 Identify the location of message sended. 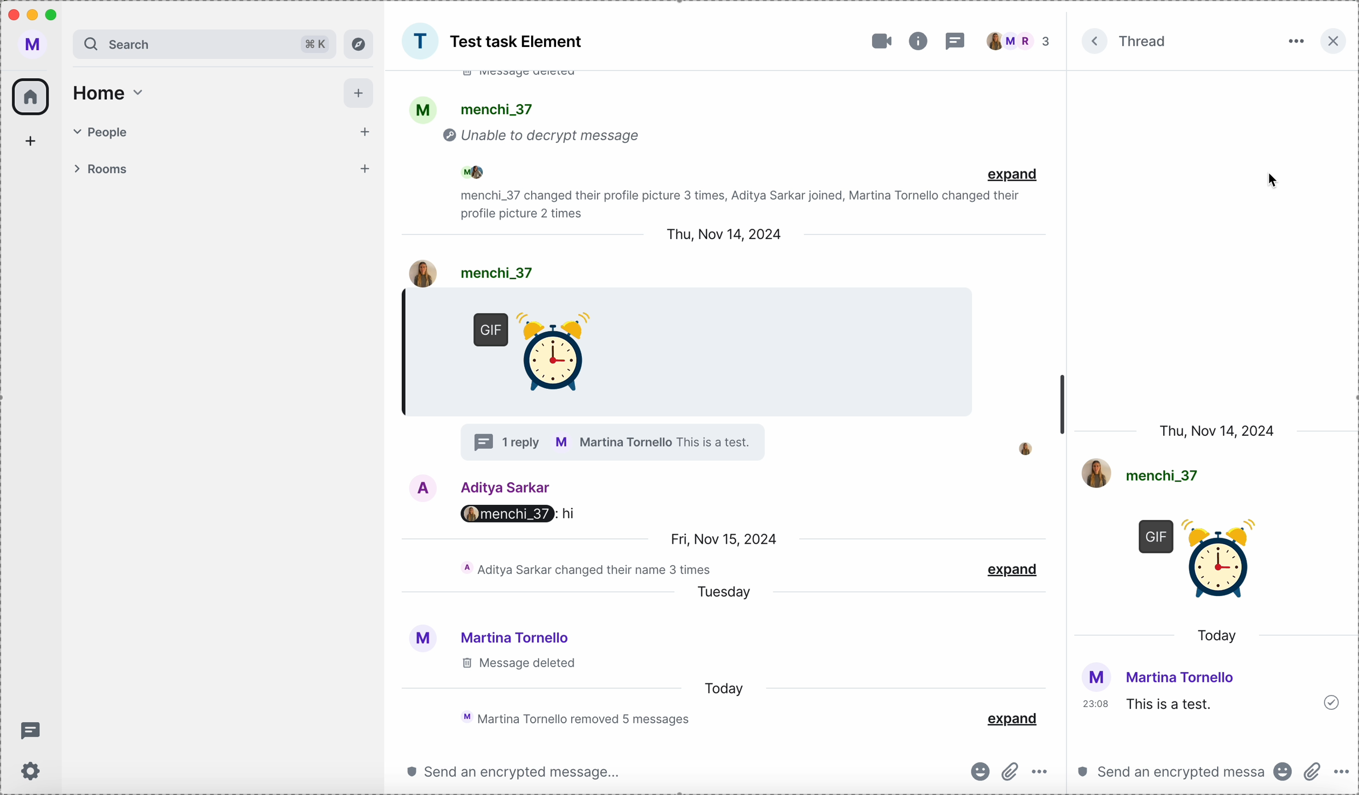
(1213, 696).